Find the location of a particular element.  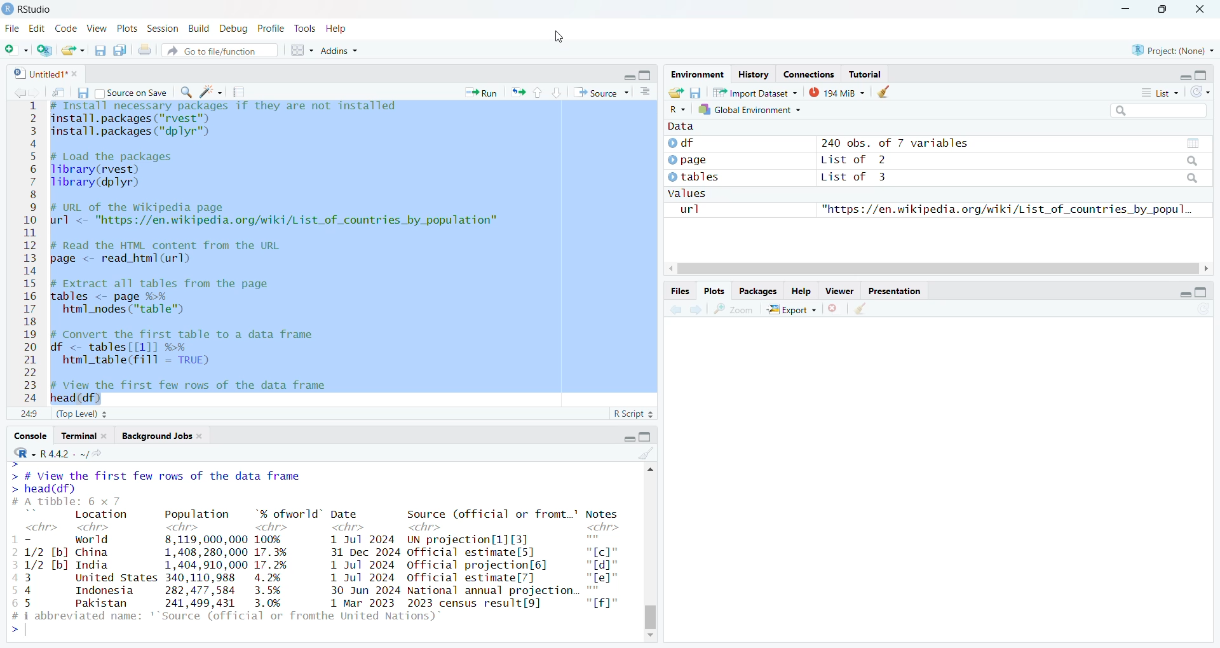

logo is located at coordinates (8, 10).